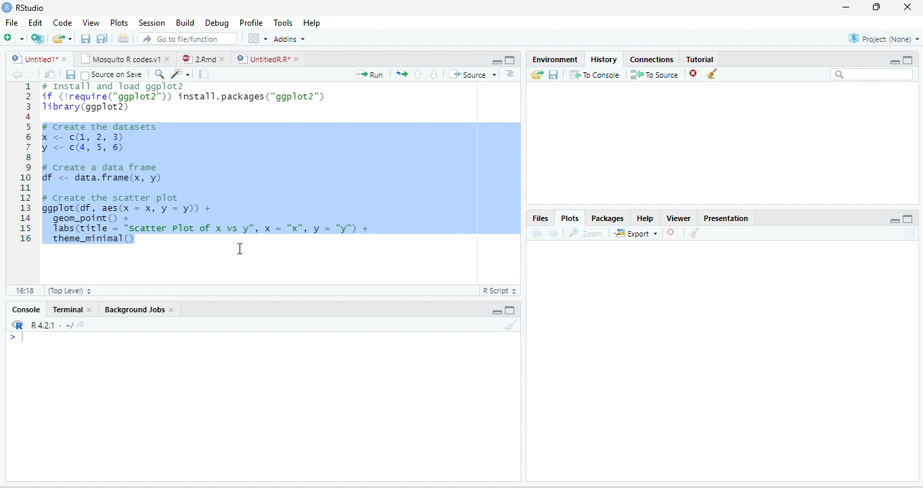 This screenshot has height=488, width=923. I want to click on Print the current file, so click(123, 38).